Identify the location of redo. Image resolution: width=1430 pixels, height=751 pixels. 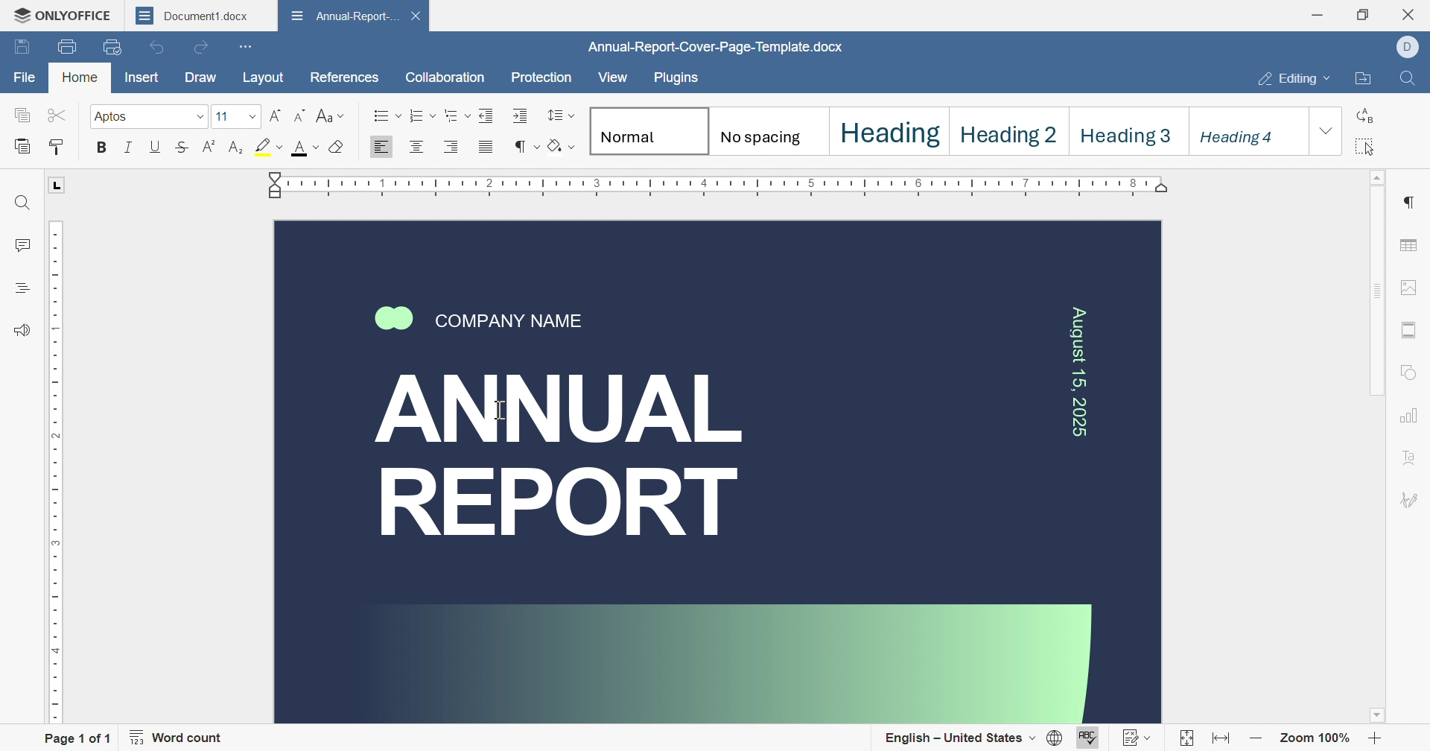
(201, 46).